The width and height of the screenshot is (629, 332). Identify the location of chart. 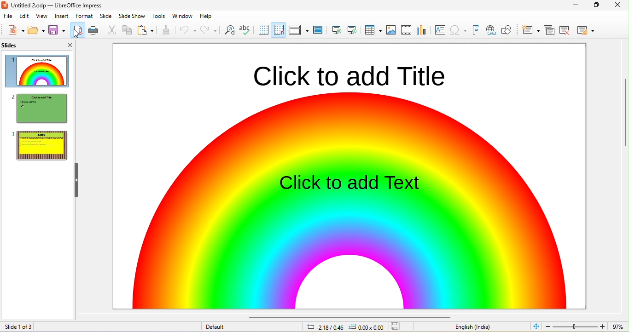
(421, 30).